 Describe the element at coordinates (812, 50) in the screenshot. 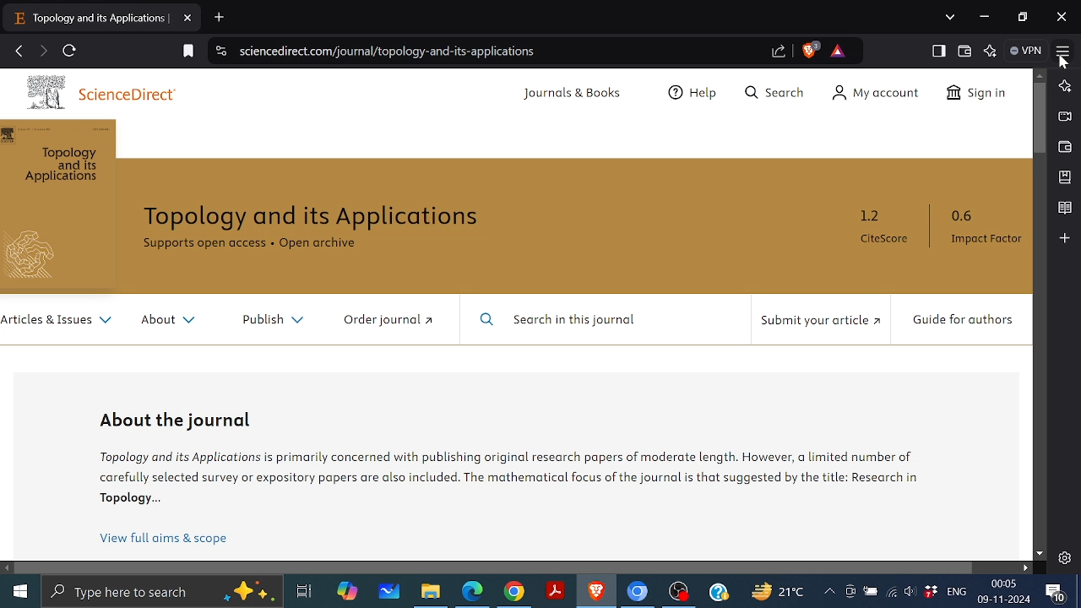

I see `Brave shields` at that location.